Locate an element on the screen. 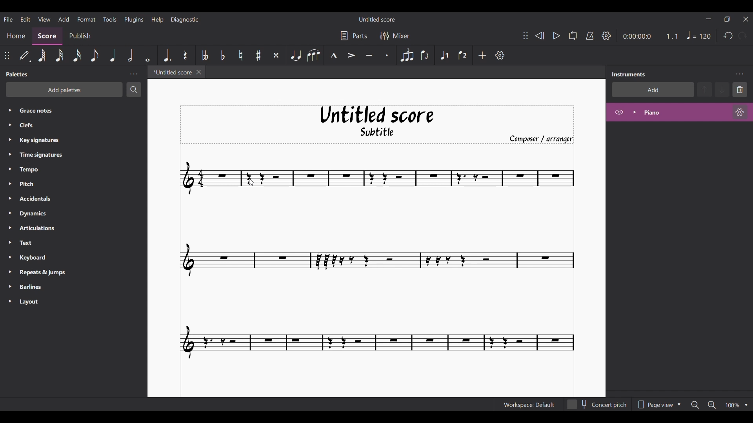  View menu is located at coordinates (45, 20).